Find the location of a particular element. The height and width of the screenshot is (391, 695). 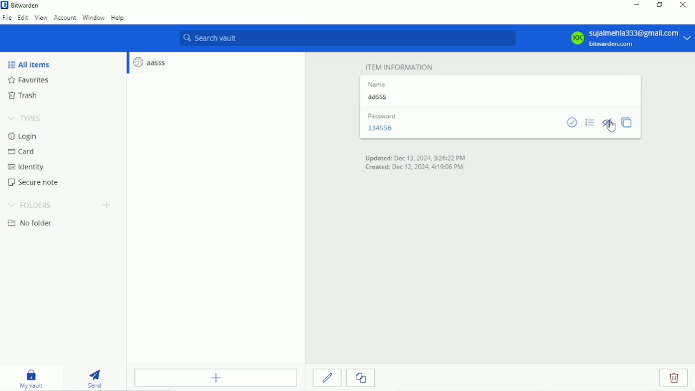

View is located at coordinates (41, 19).